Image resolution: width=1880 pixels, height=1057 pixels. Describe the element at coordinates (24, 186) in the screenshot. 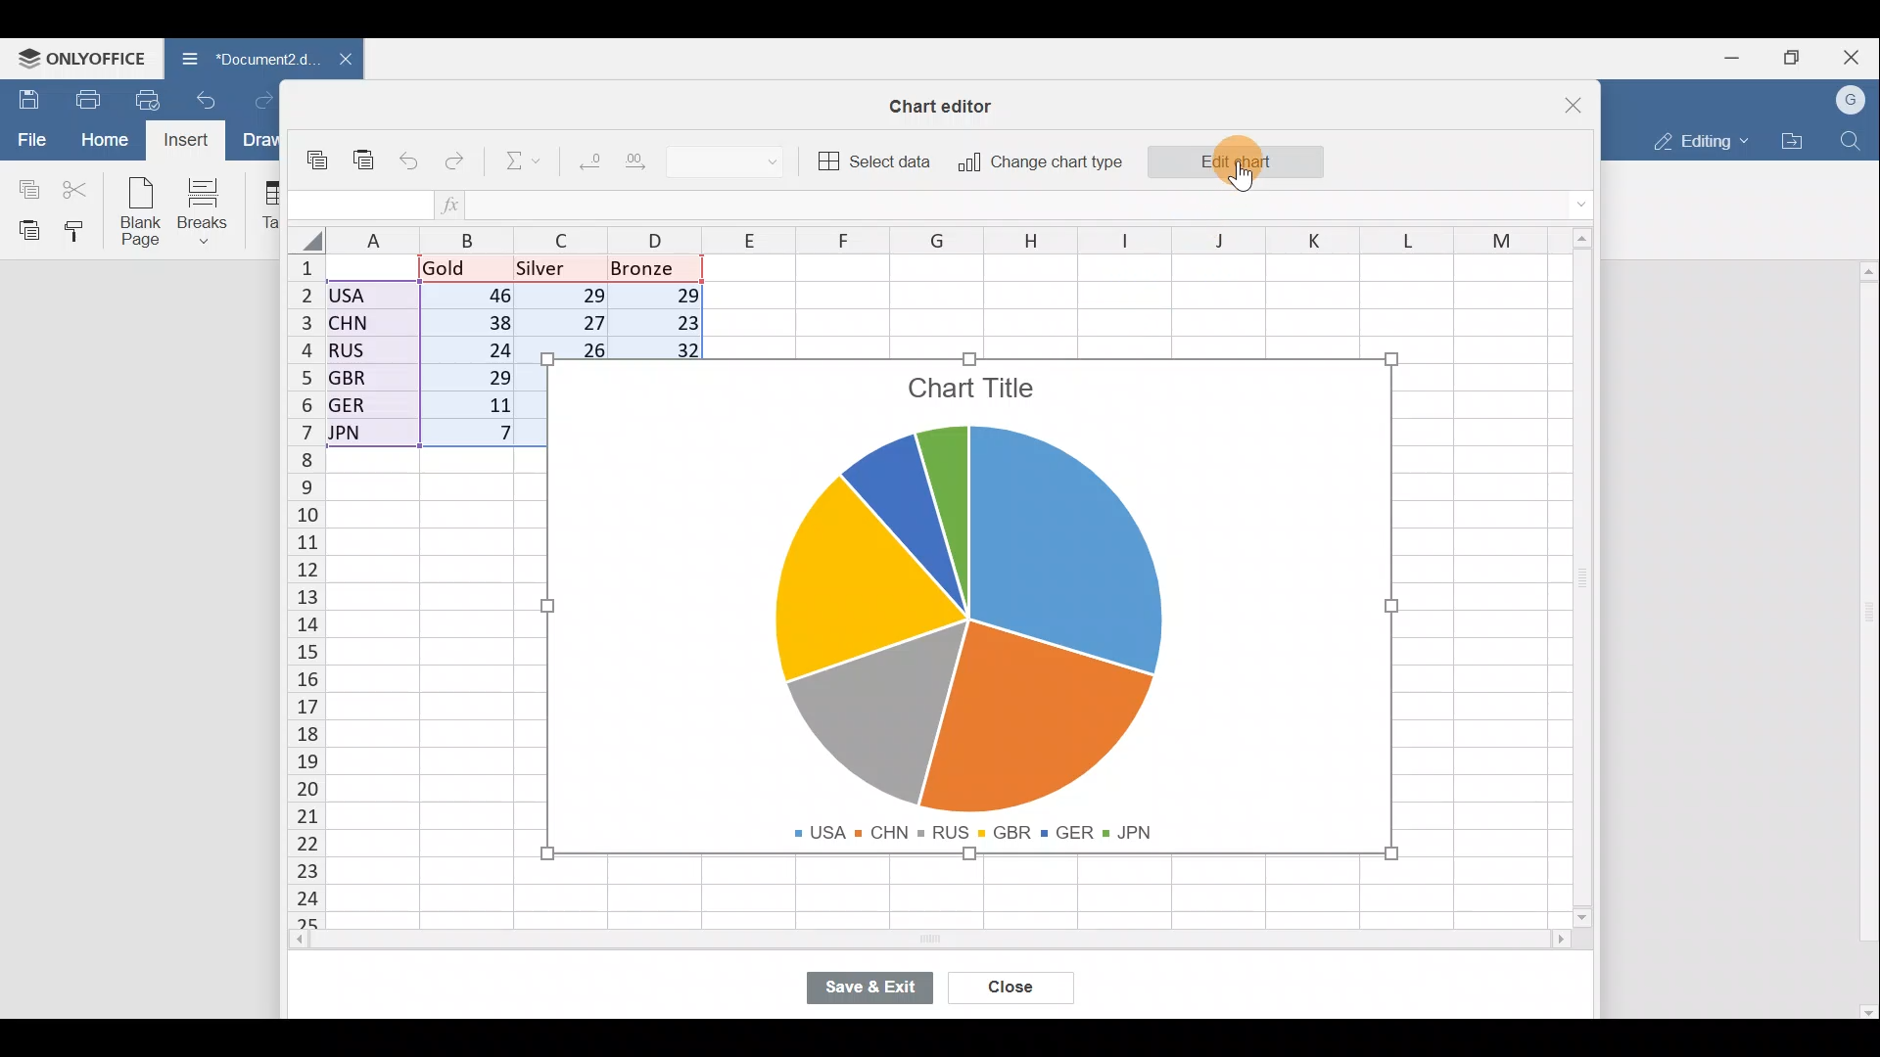

I see `Copy` at that location.